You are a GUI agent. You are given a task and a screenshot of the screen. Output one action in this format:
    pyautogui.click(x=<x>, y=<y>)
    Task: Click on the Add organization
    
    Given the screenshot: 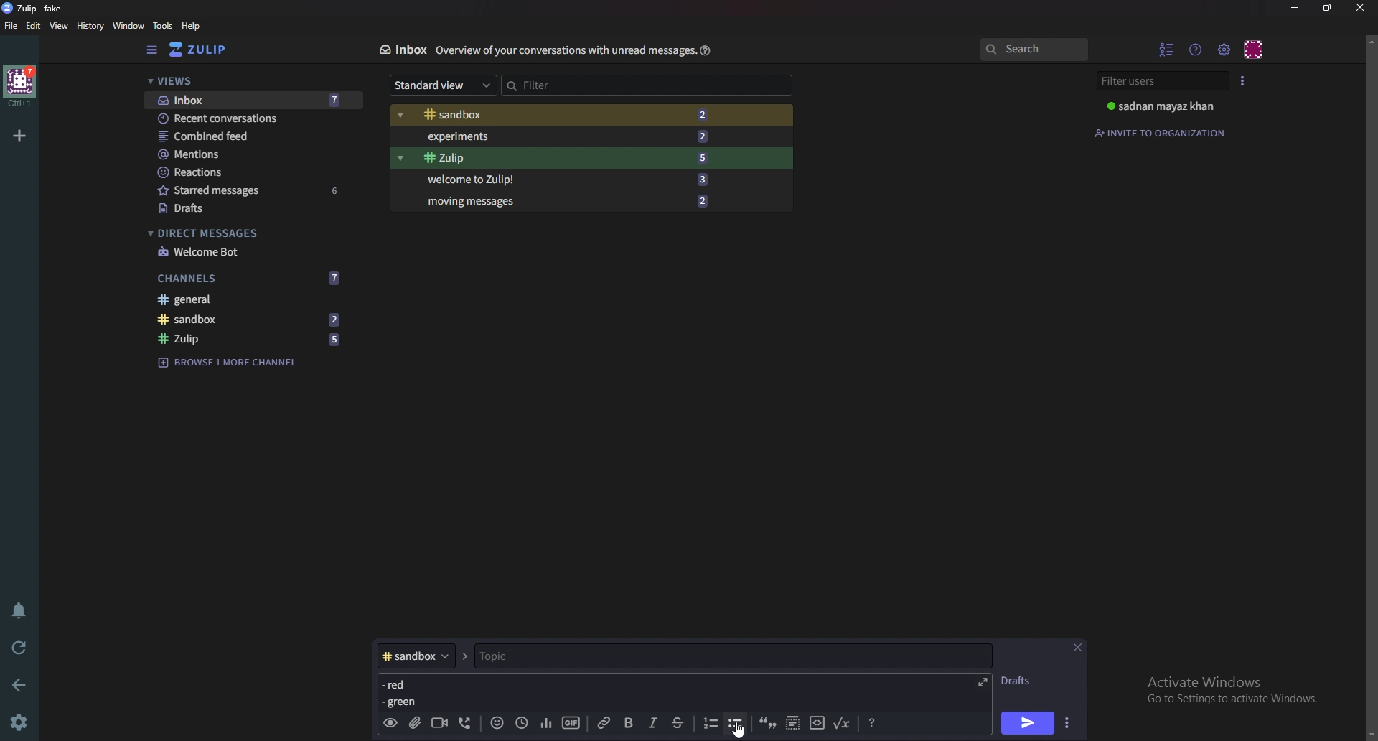 What is the action you would take?
    pyautogui.click(x=19, y=135)
    